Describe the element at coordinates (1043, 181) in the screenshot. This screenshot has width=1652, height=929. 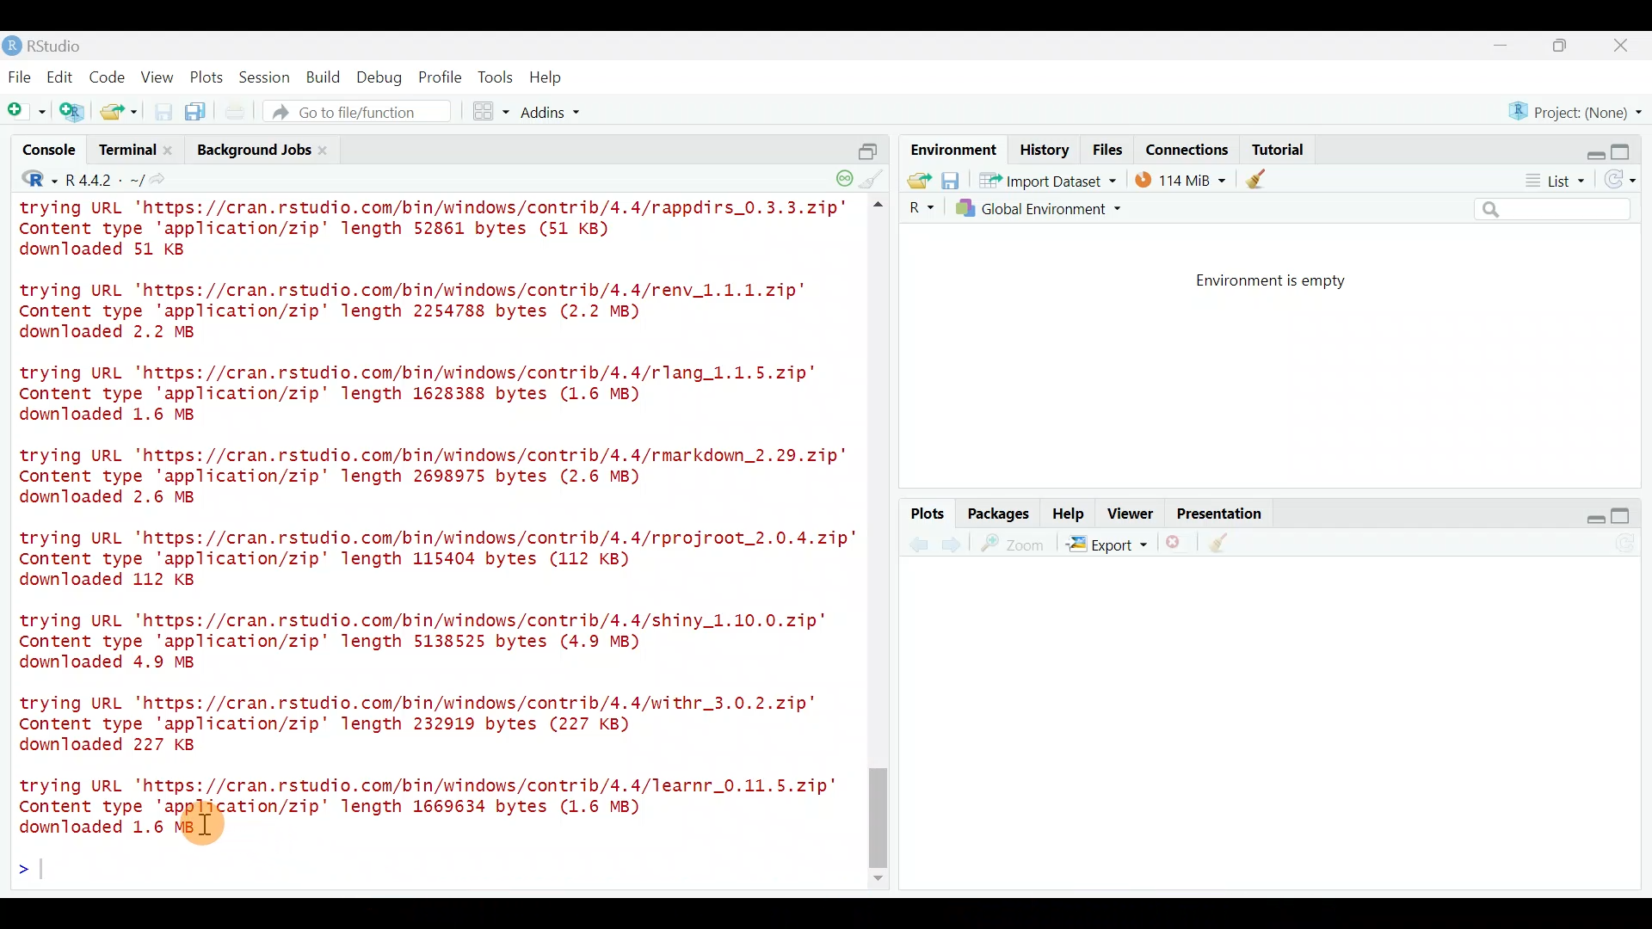
I see `* Import Dataset *` at that location.